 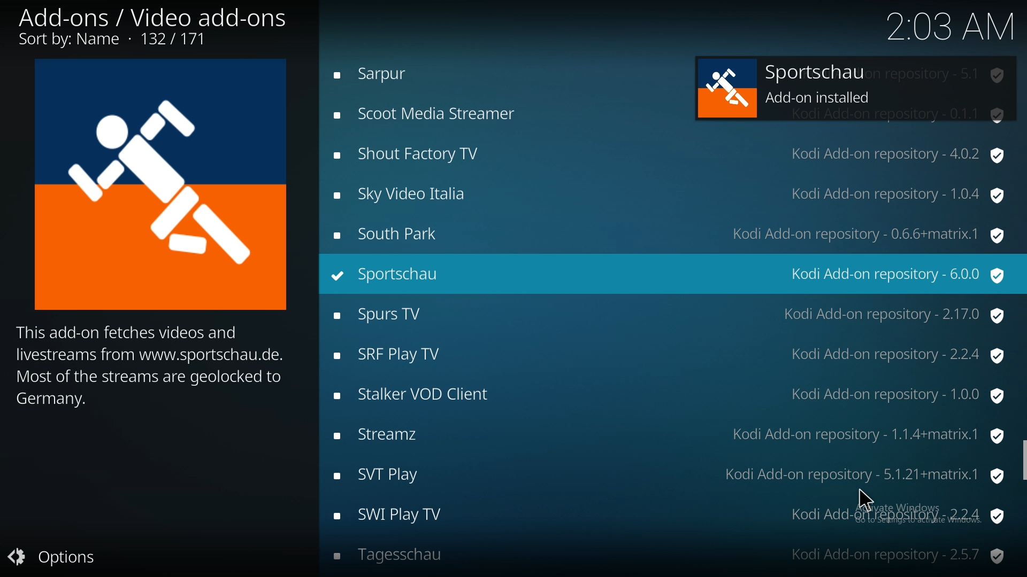 I want to click on stalker VOD client, so click(x=672, y=396).